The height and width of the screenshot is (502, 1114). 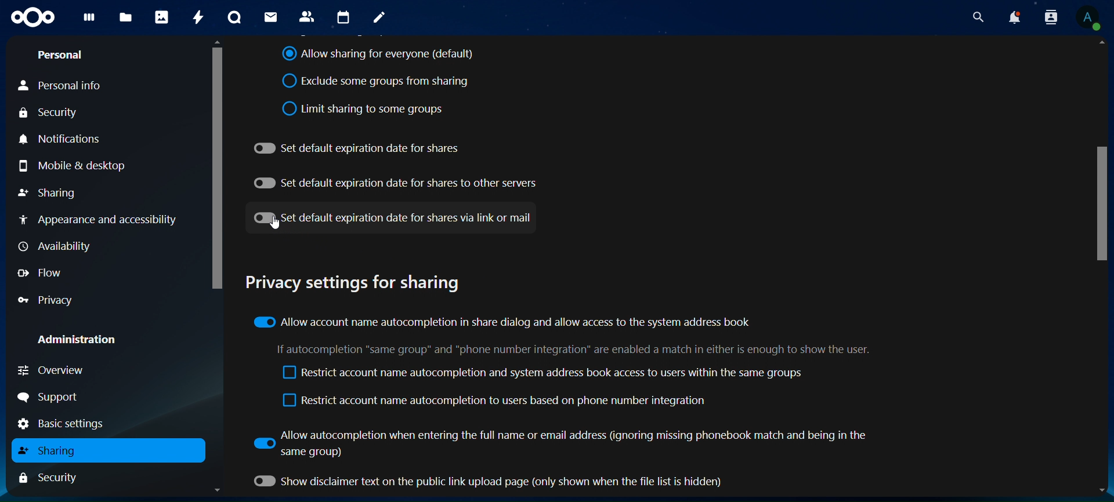 I want to click on notifications, so click(x=69, y=139).